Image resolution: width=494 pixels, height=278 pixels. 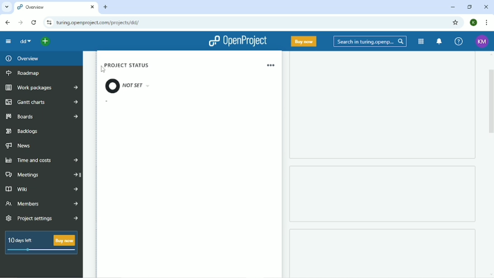 I want to click on Modules, so click(x=421, y=42).